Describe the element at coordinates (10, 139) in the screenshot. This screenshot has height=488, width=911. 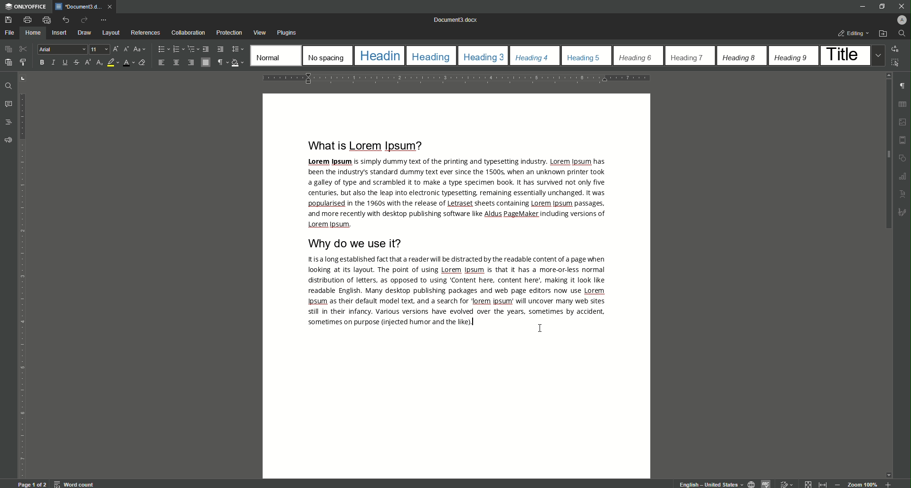
I see `Feedback` at that location.